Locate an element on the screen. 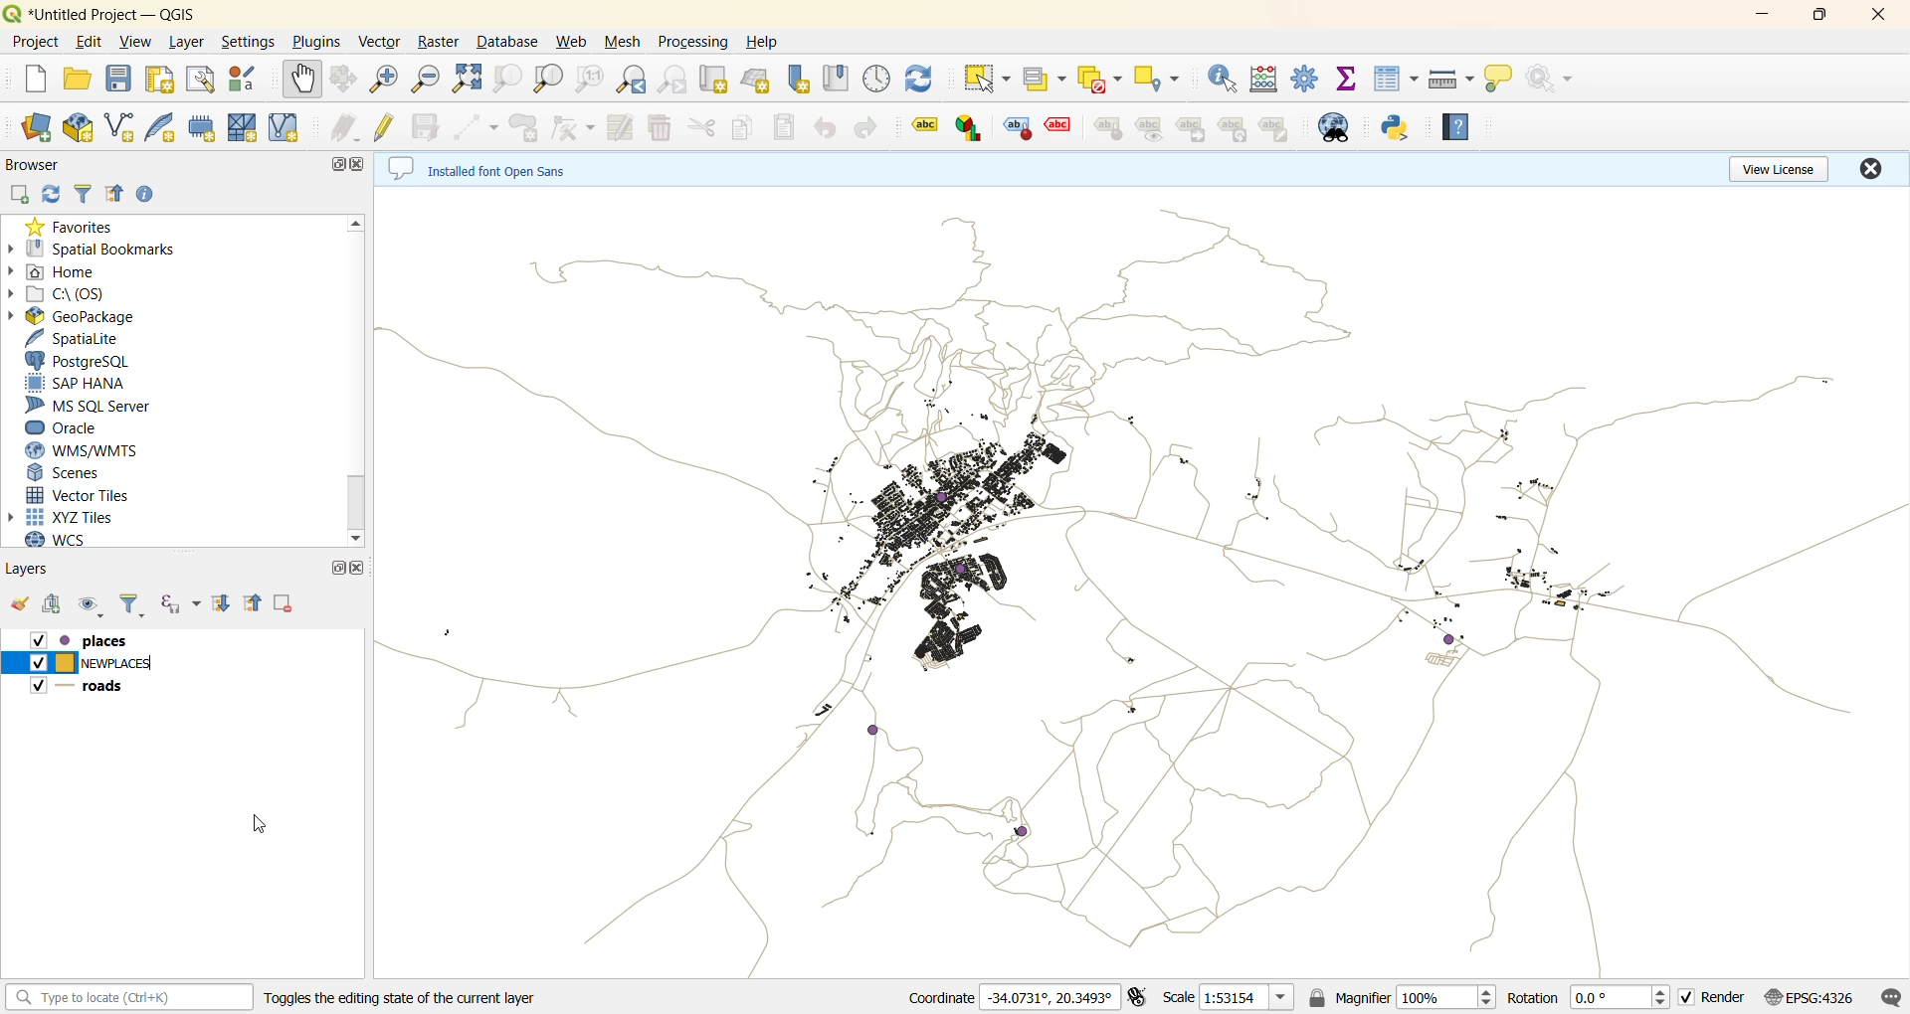 This screenshot has width=1910, height=1014. wcs is located at coordinates (72, 543).